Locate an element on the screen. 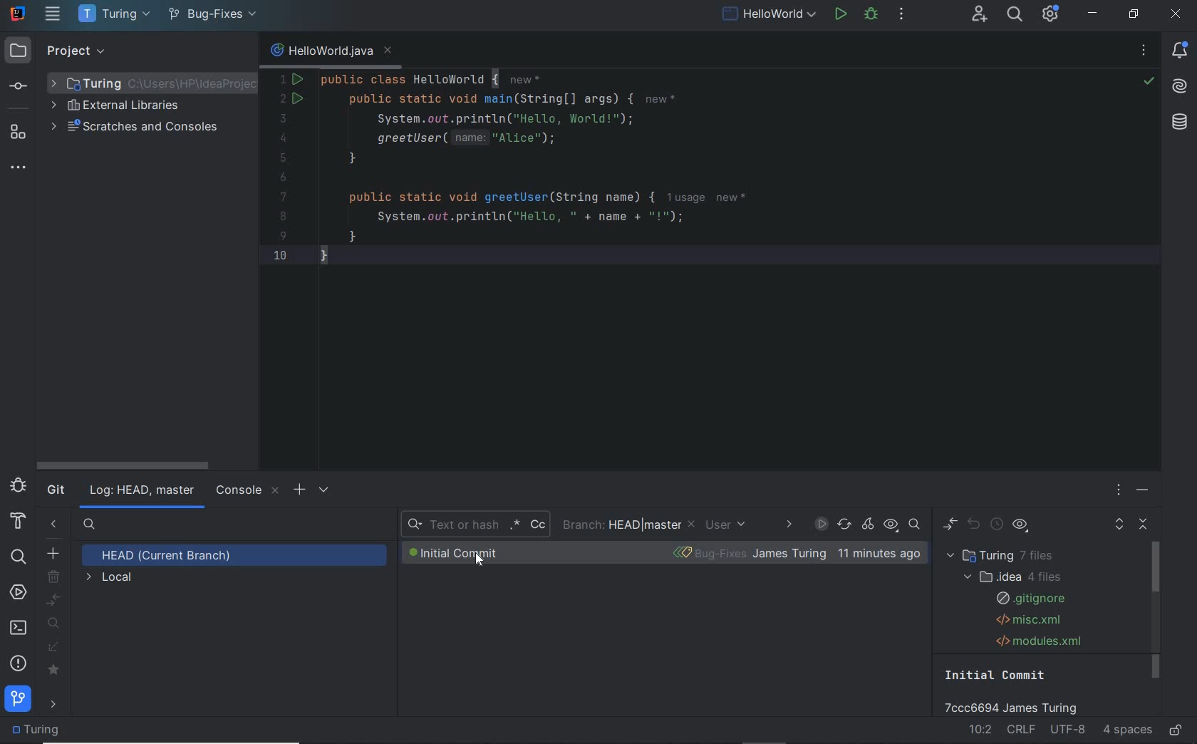 The height and width of the screenshot is (744, 1197). bug-fixes is located at coordinates (212, 16).